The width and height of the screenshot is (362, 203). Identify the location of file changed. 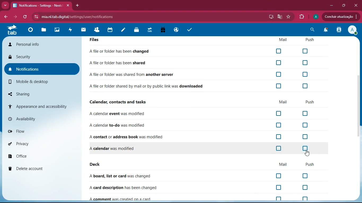
(120, 148).